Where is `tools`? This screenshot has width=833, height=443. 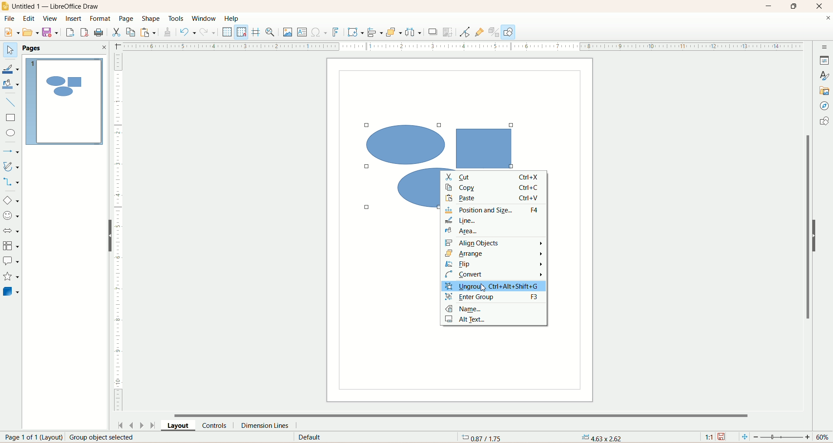 tools is located at coordinates (176, 18).